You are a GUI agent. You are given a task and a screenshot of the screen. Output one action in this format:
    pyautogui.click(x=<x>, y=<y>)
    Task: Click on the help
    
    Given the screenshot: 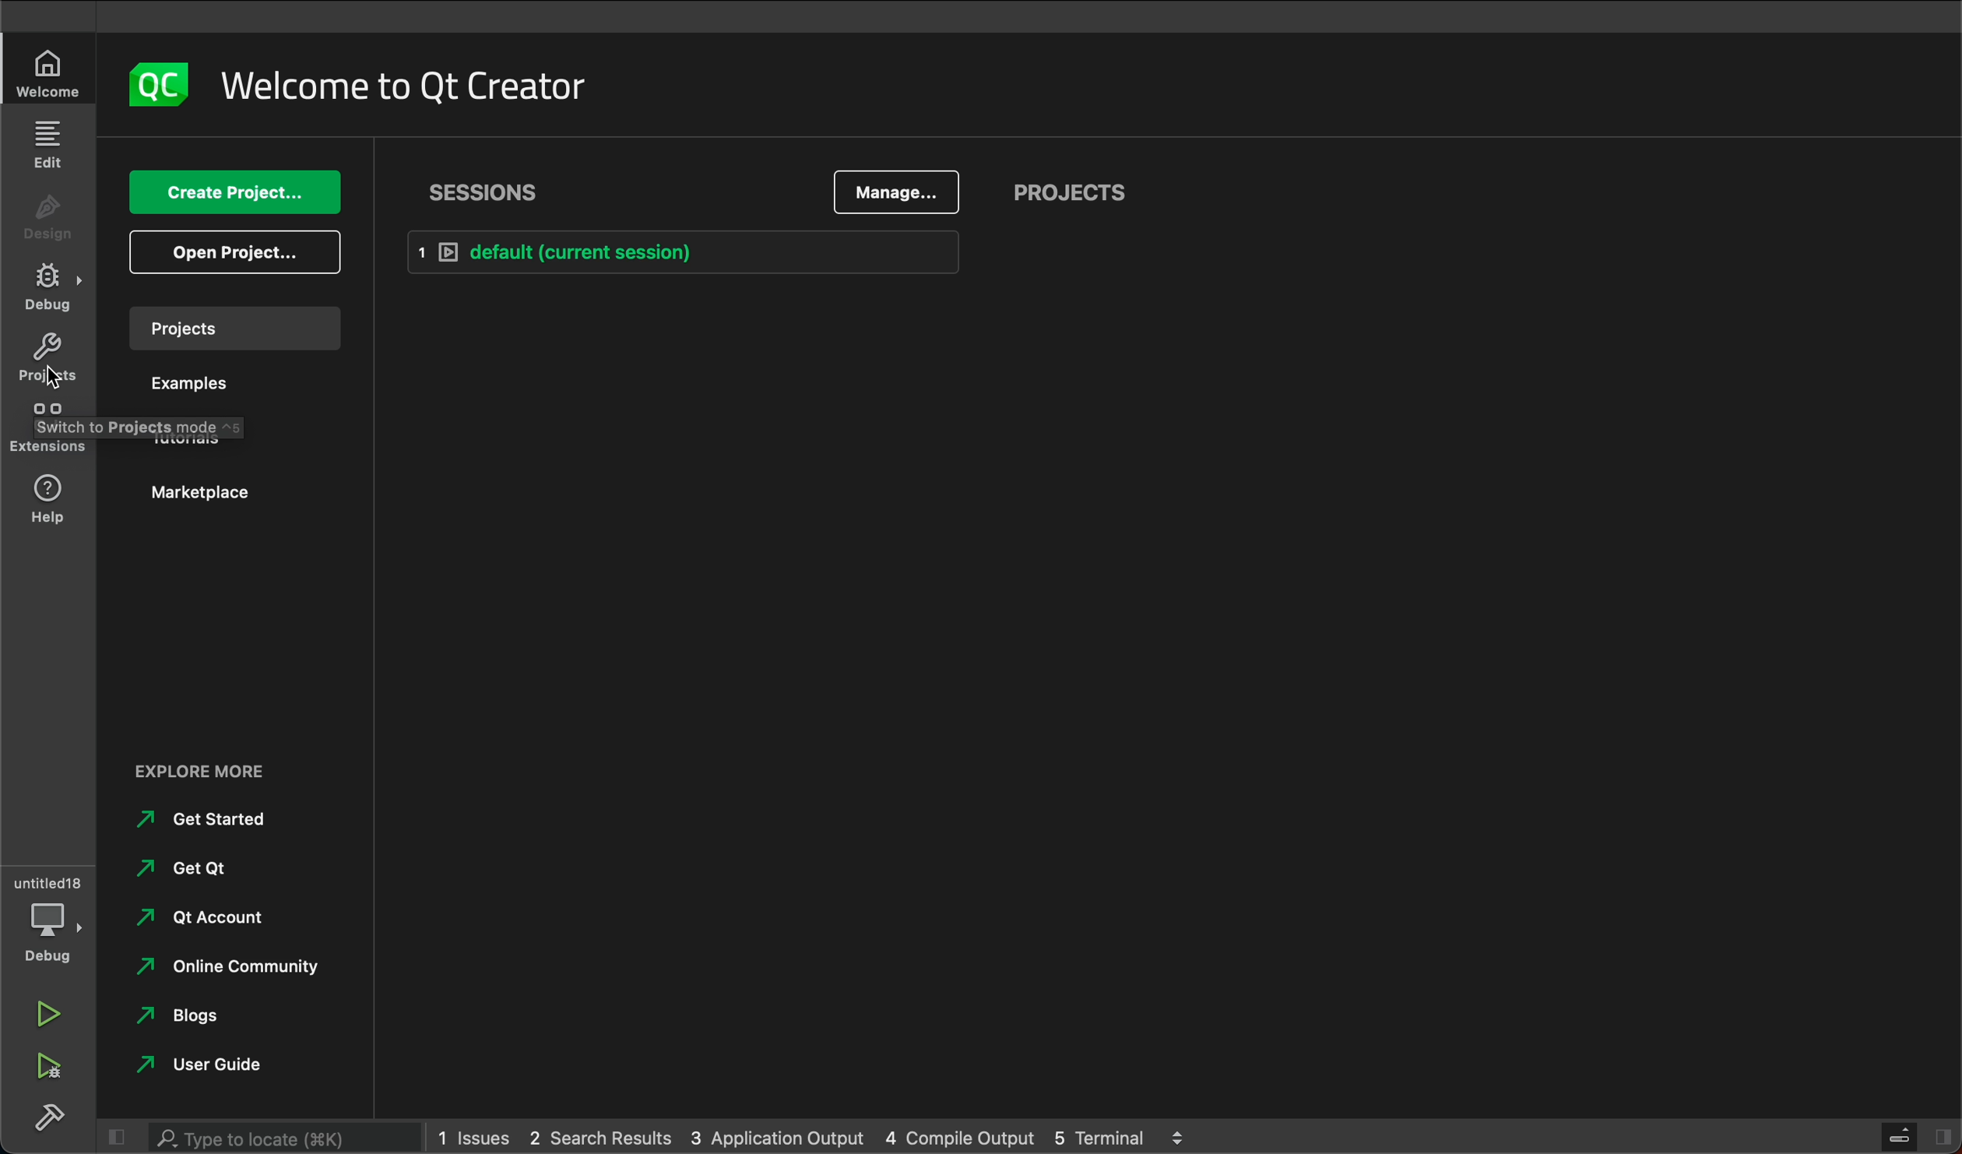 What is the action you would take?
    pyautogui.click(x=51, y=494)
    